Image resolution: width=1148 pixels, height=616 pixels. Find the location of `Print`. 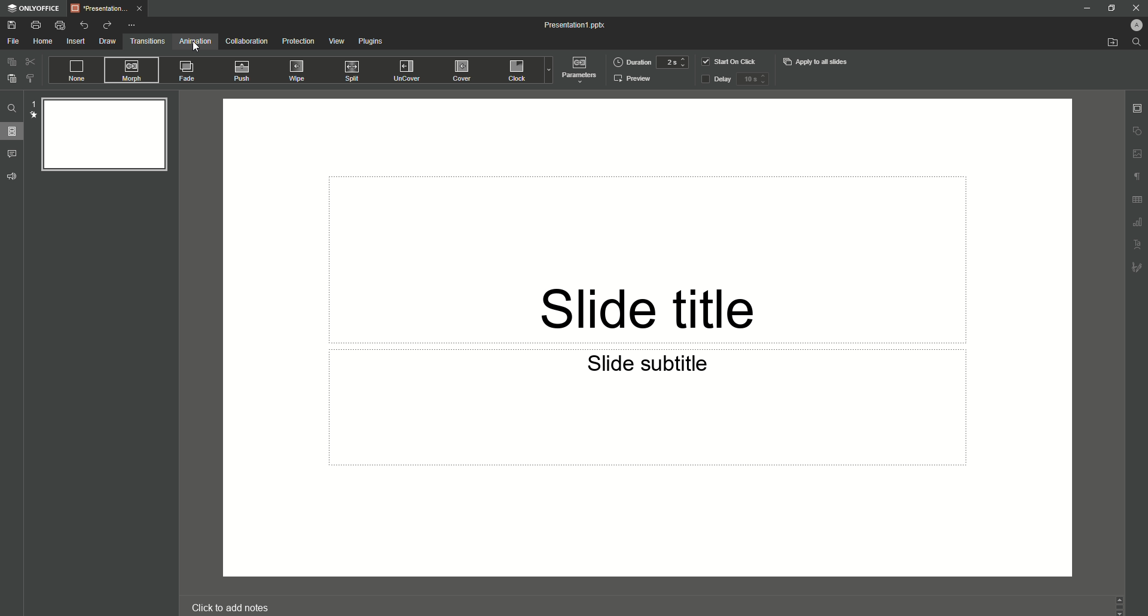

Print is located at coordinates (36, 25).